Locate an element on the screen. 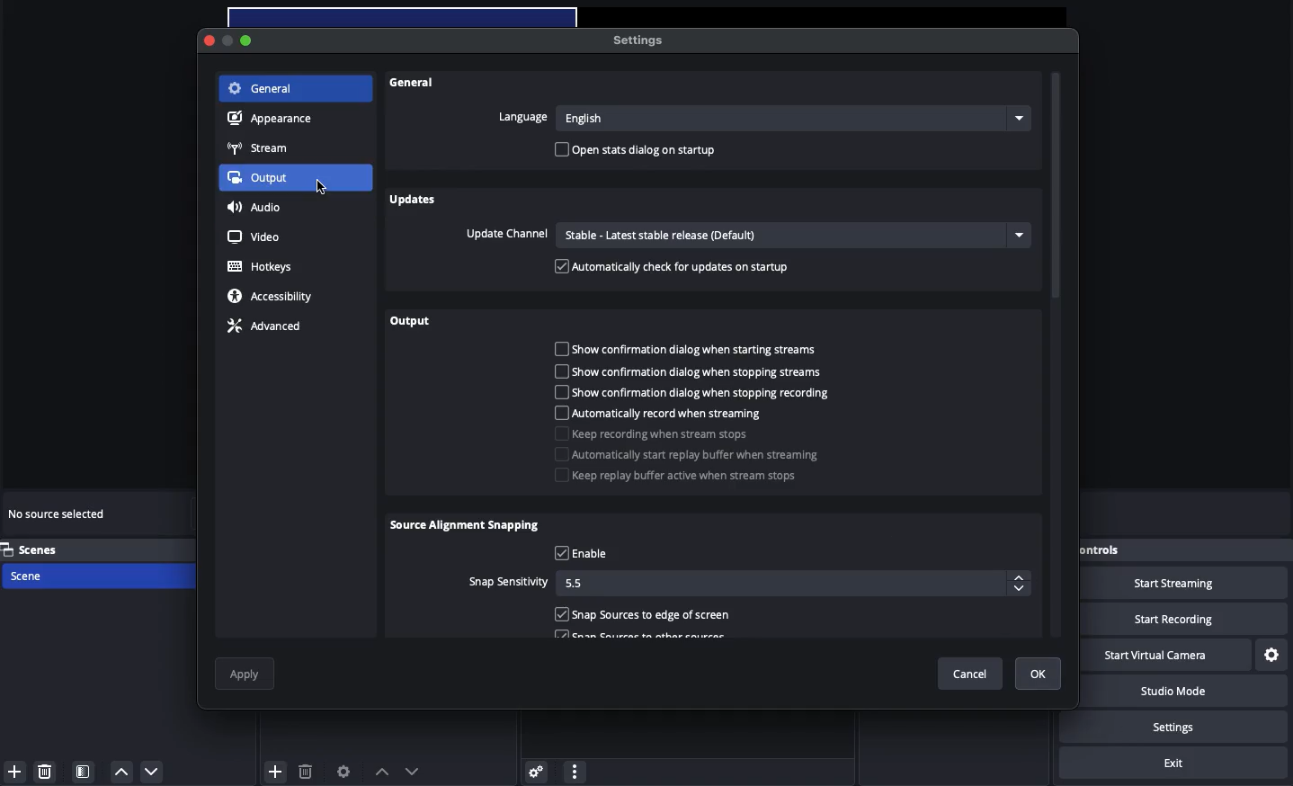  Source preferences is located at coordinates (342, 773).